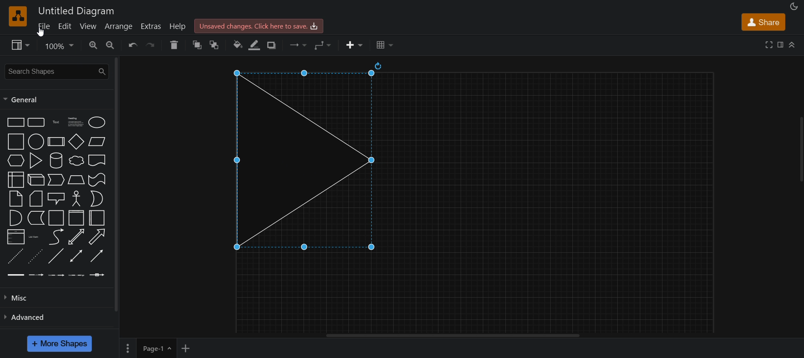 Image resolution: width=804 pixels, height=358 pixels. Describe the element at coordinates (146, 347) in the screenshot. I see `page 1` at that location.